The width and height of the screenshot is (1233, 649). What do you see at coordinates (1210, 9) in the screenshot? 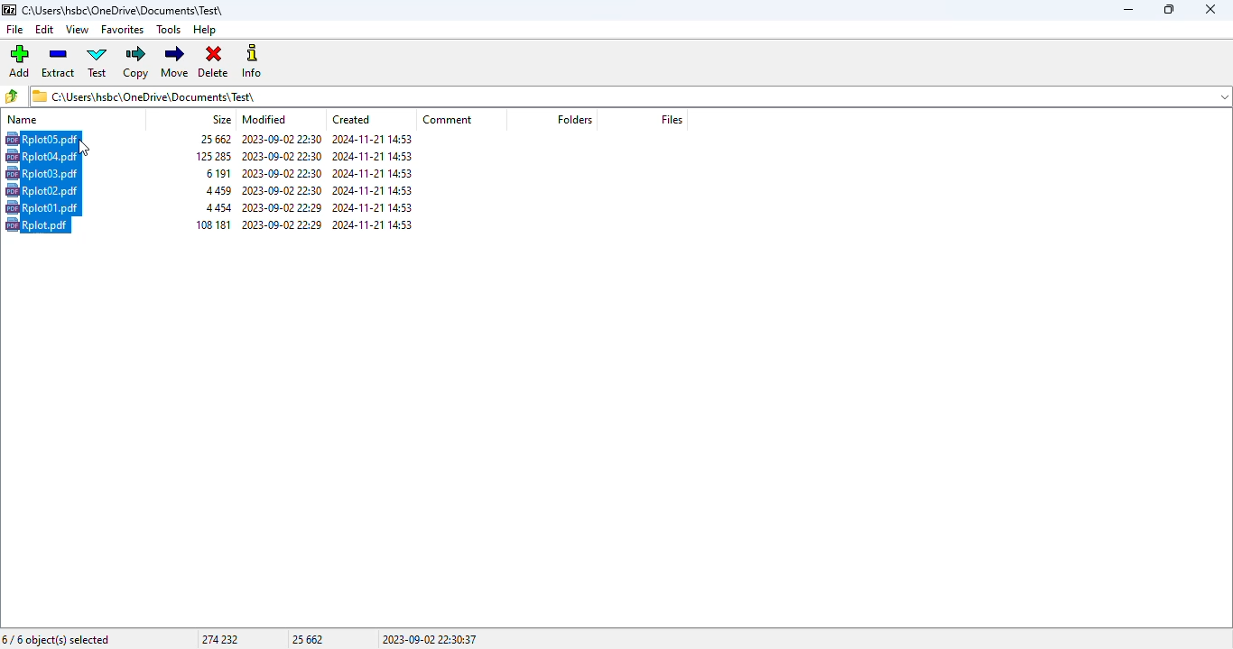
I see `close` at bounding box center [1210, 9].